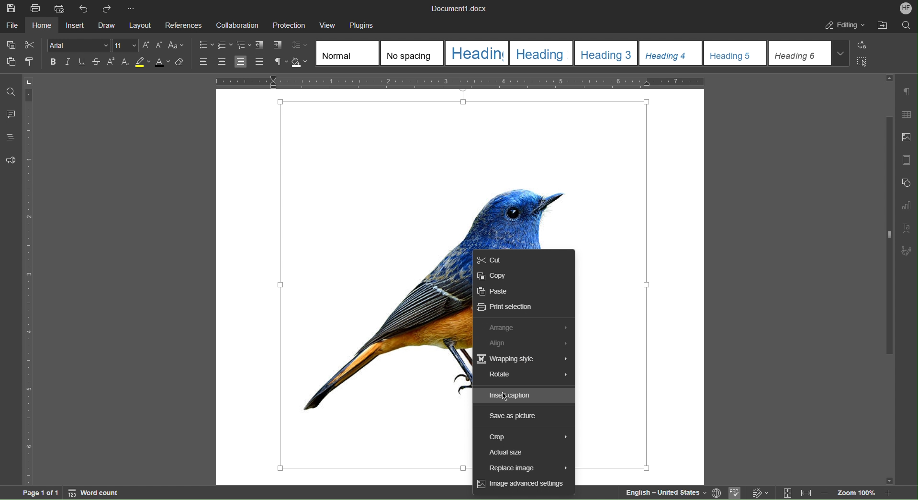 The width and height of the screenshot is (918, 500). I want to click on Editing, so click(844, 25).